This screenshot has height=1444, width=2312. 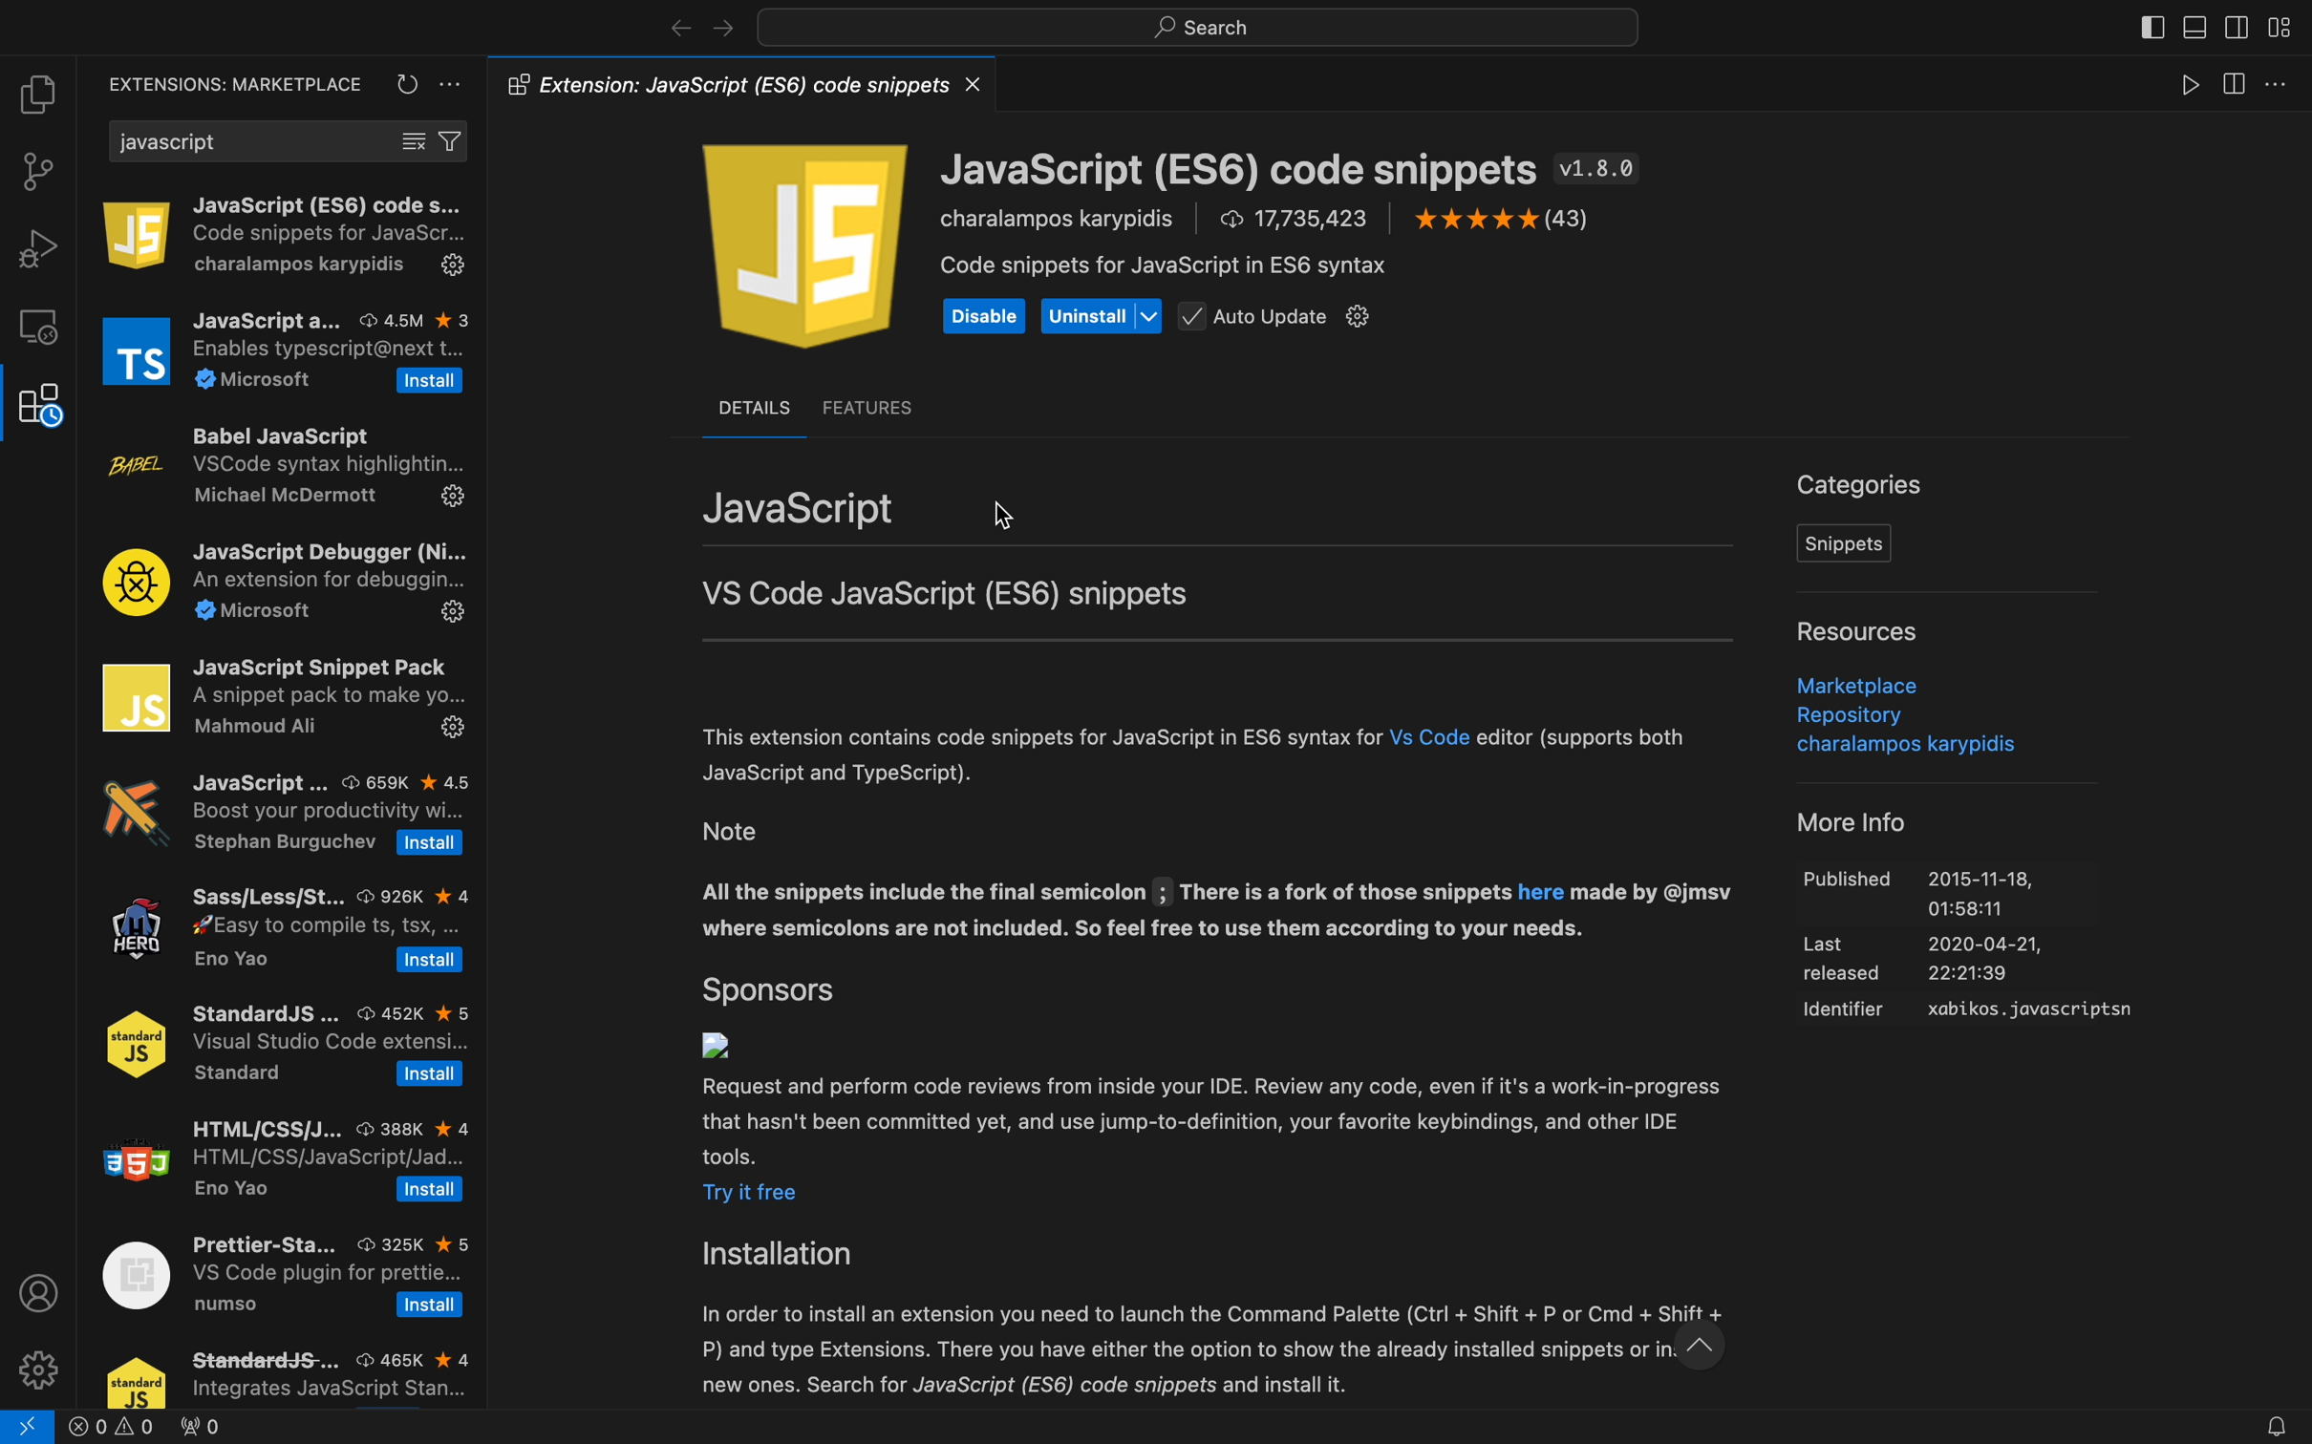 I want to click on settings, so click(x=41, y=1367).